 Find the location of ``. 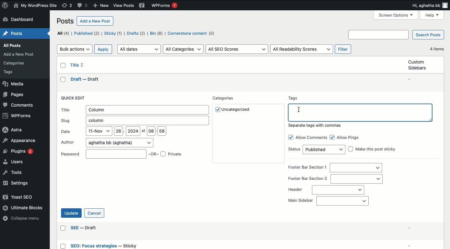

 is located at coordinates (378, 35).